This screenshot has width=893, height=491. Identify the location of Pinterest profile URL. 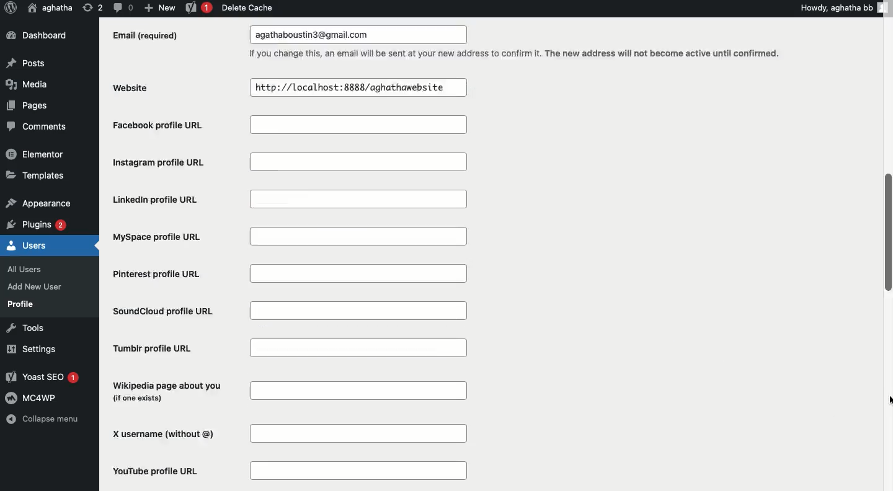
(285, 274).